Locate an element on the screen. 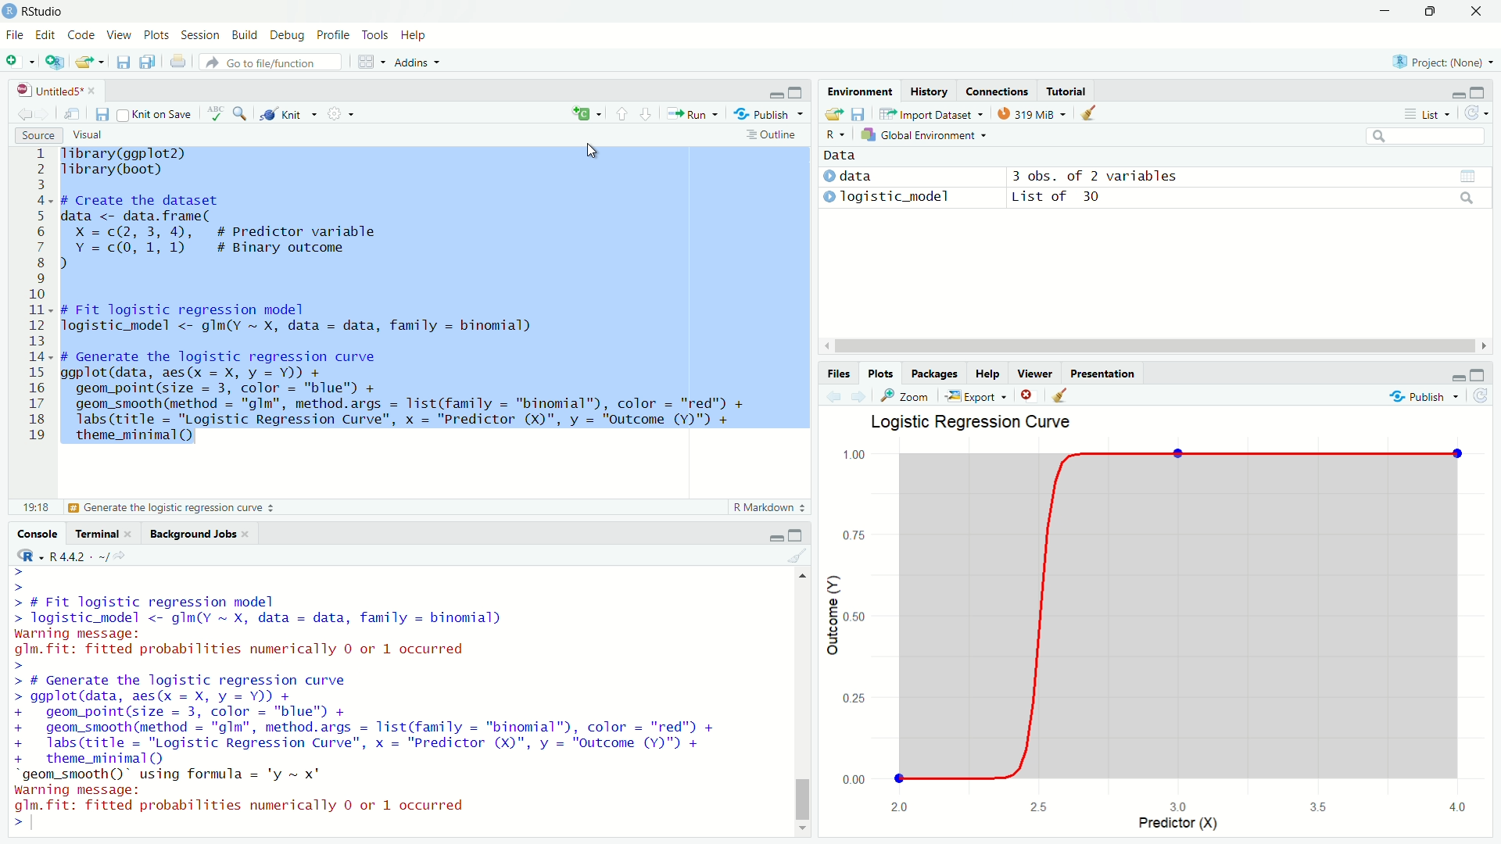 The image size is (1501, 844). Profile is located at coordinates (332, 34).